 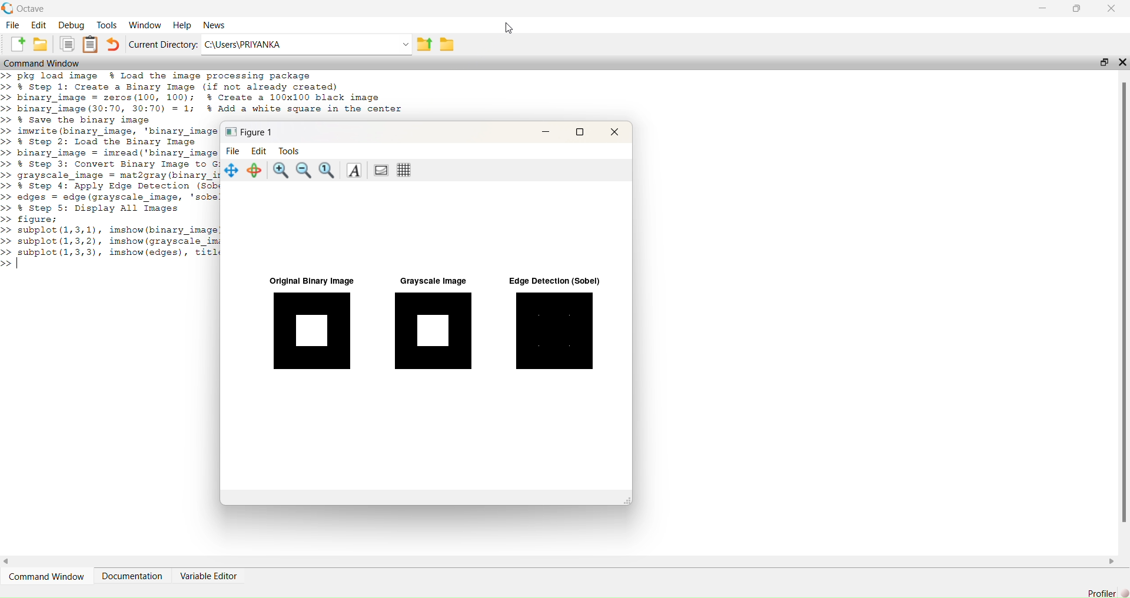 I want to click on News, so click(x=214, y=25).